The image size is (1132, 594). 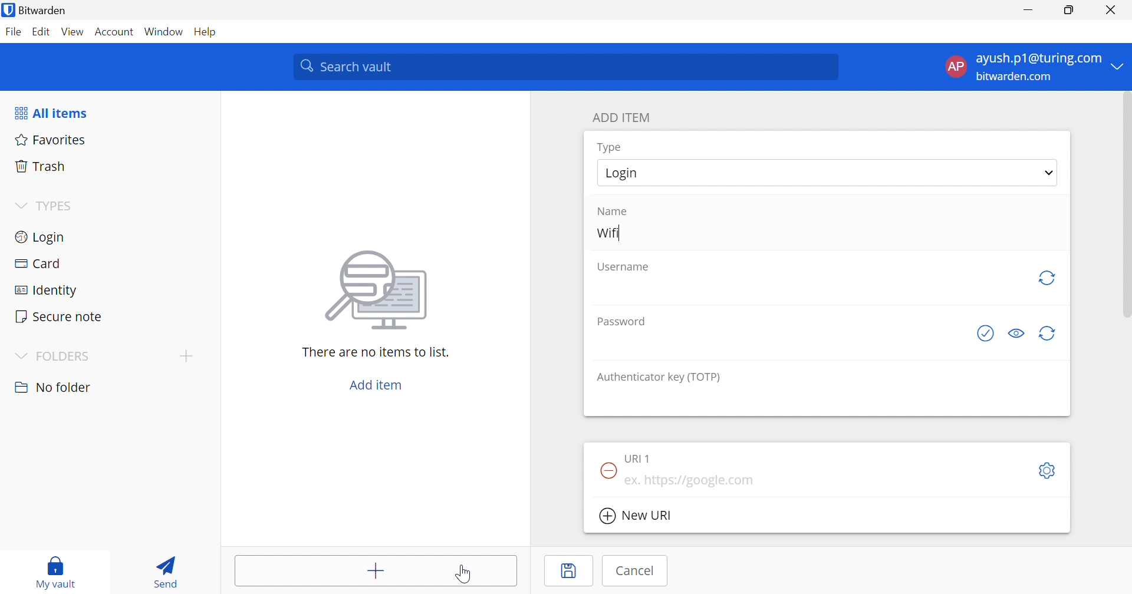 What do you see at coordinates (989, 333) in the screenshot?
I see `Check if password has been exposed` at bounding box center [989, 333].